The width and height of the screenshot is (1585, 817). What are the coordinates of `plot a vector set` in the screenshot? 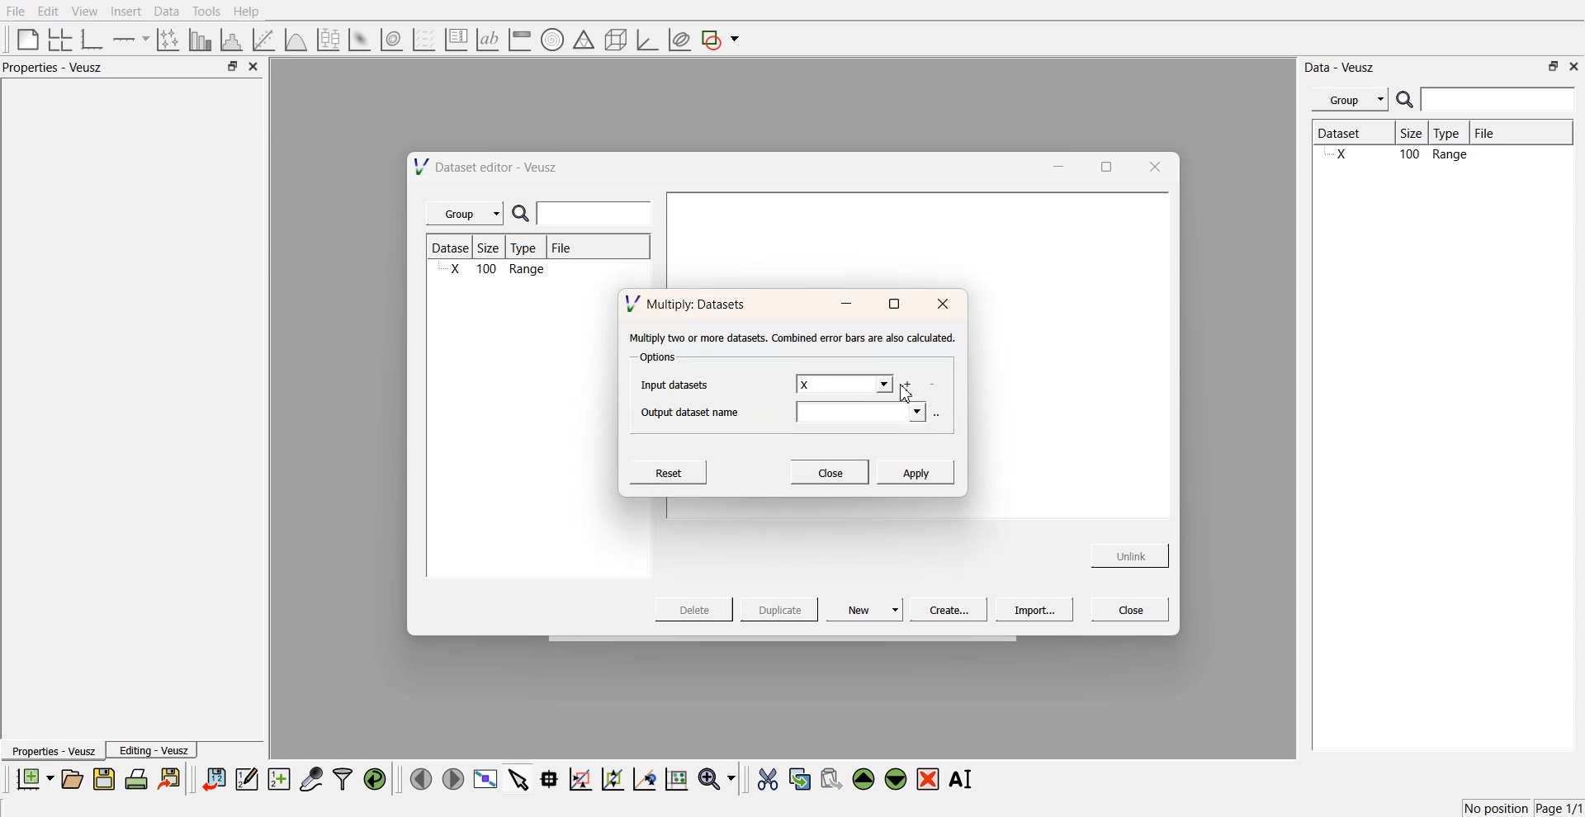 It's located at (425, 40).